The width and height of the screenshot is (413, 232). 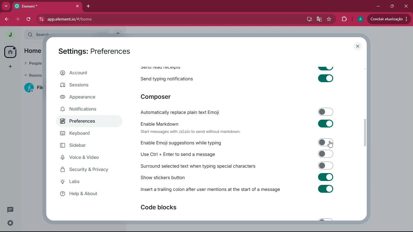 What do you see at coordinates (84, 134) in the screenshot?
I see `keyboard` at bounding box center [84, 134].